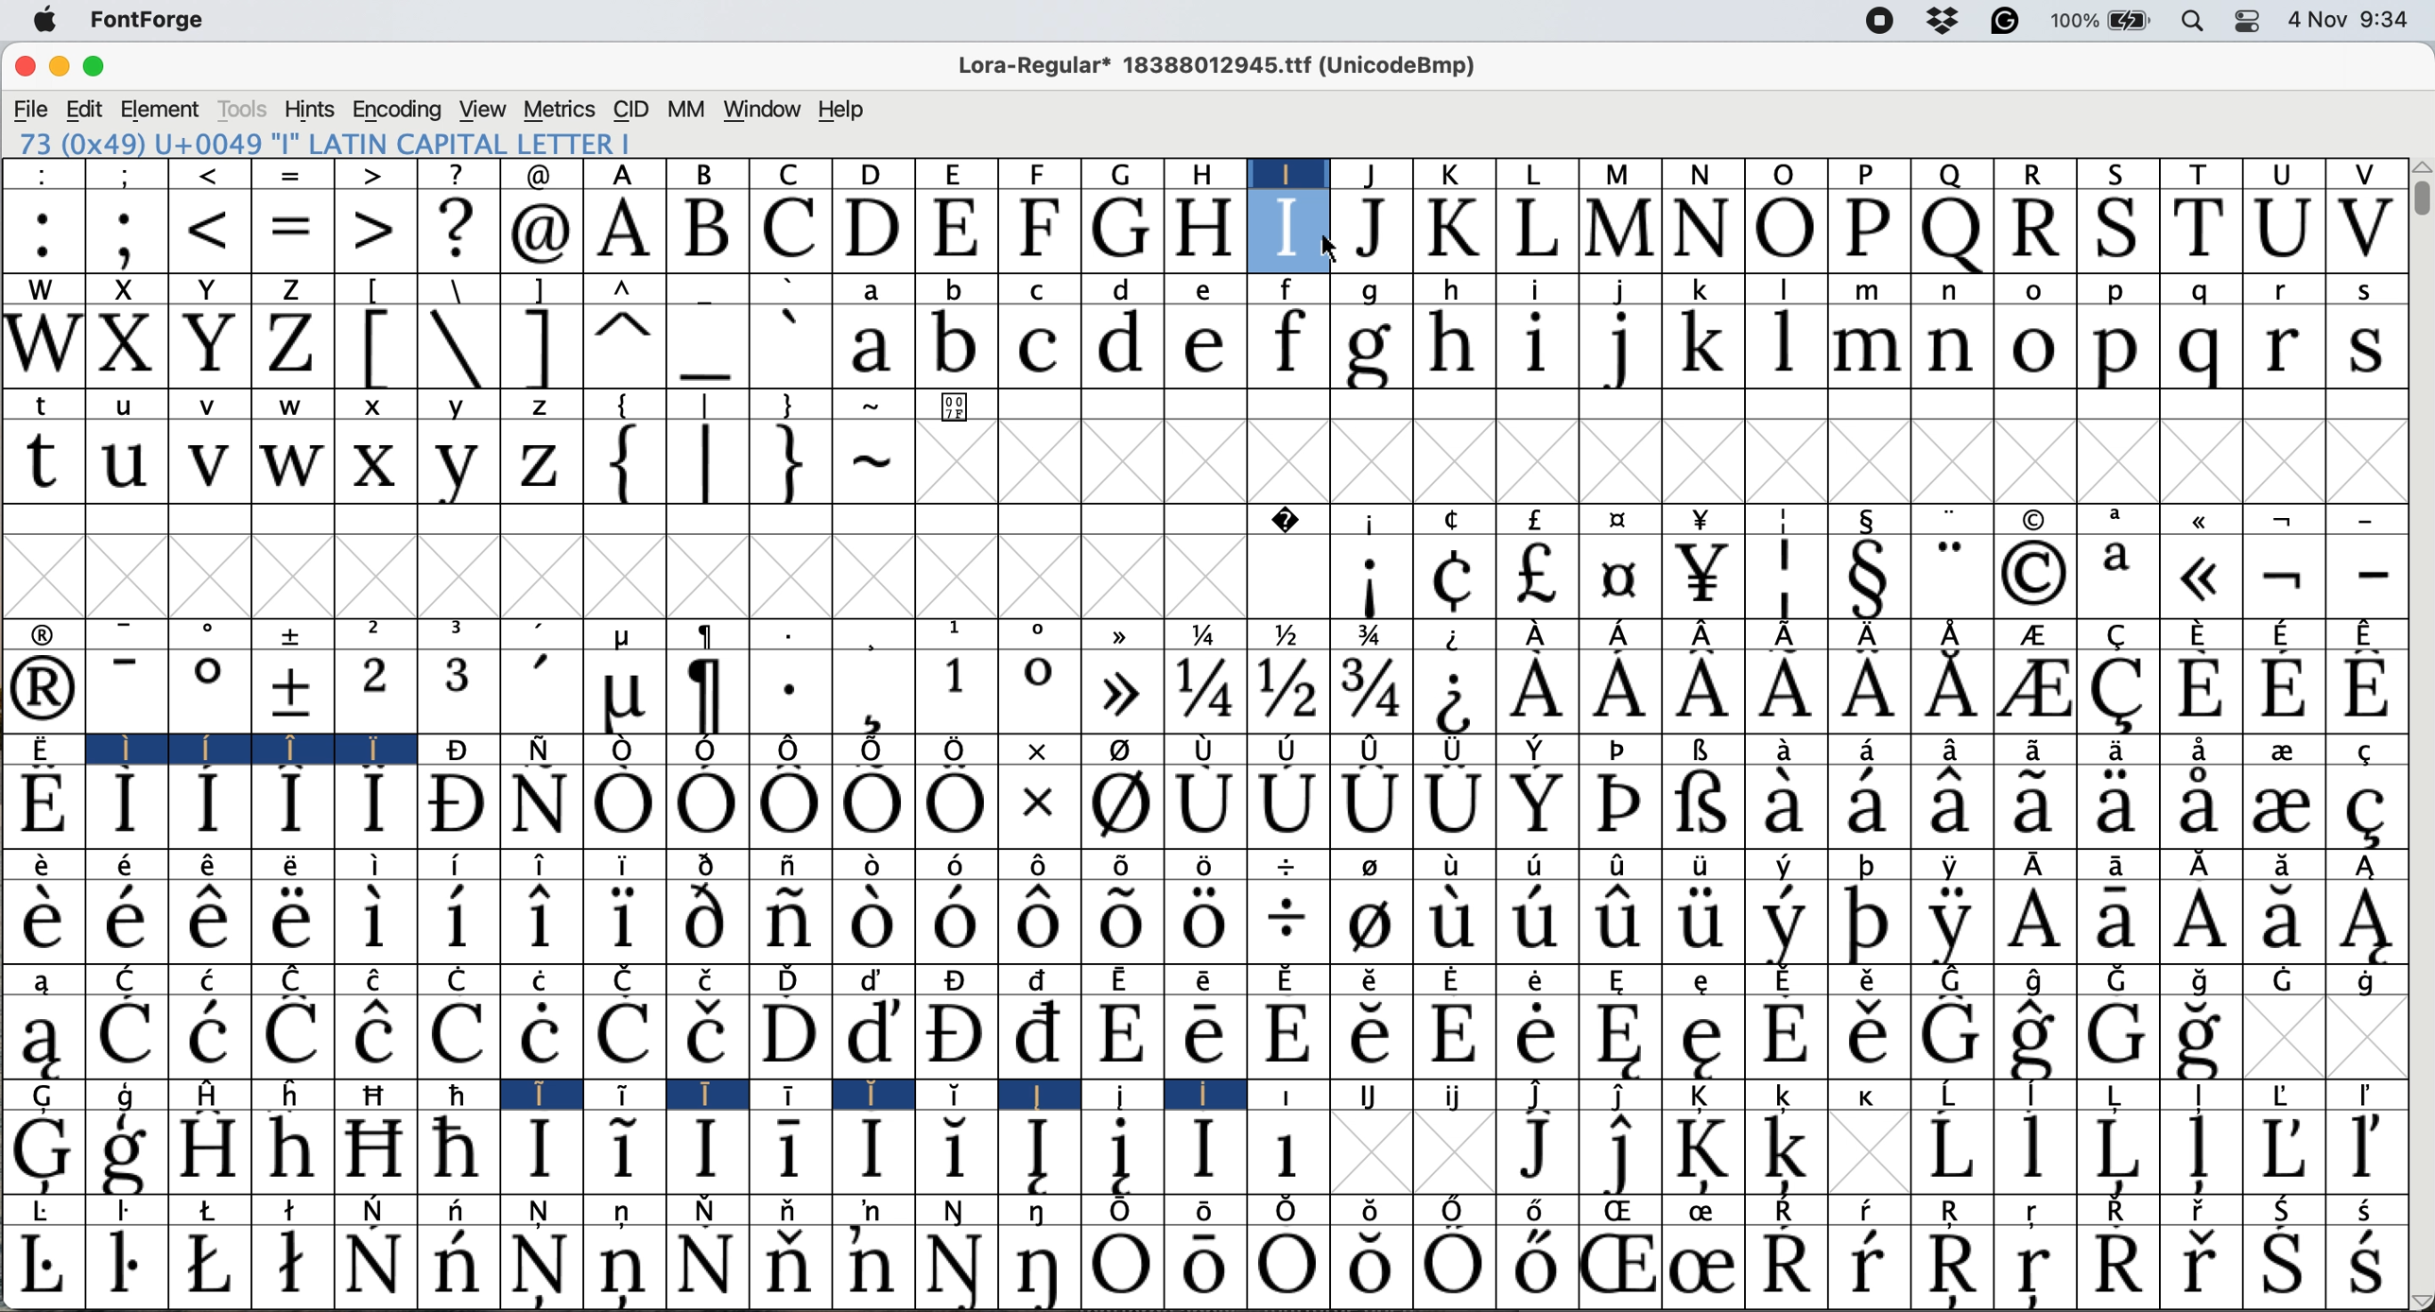 This screenshot has height=1312, width=2435. What do you see at coordinates (1207, 866) in the screenshot?
I see `Symbol` at bounding box center [1207, 866].